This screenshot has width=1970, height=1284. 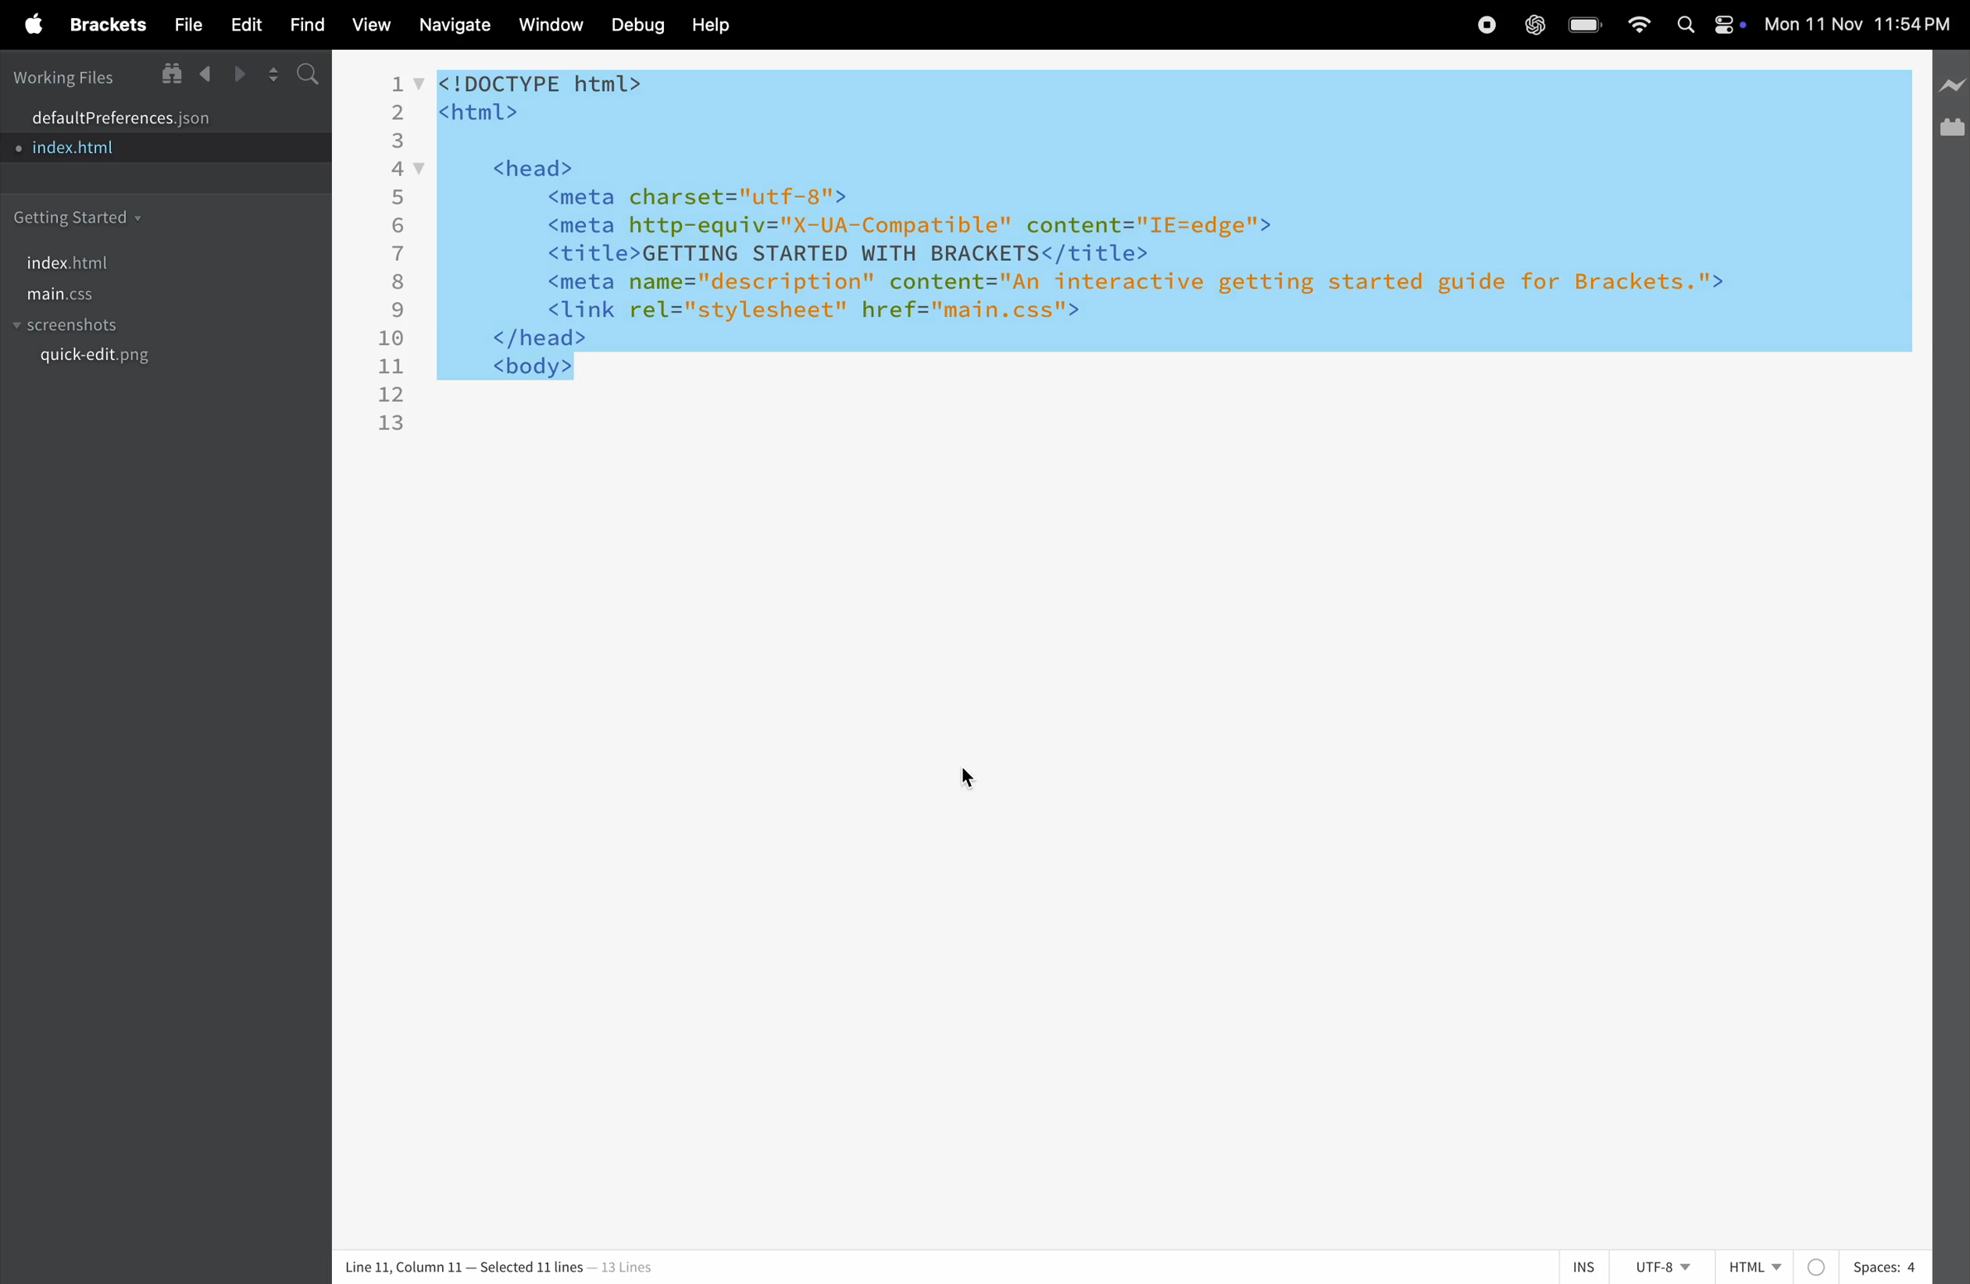 What do you see at coordinates (396, 198) in the screenshot?
I see `5` at bounding box center [396, 198].